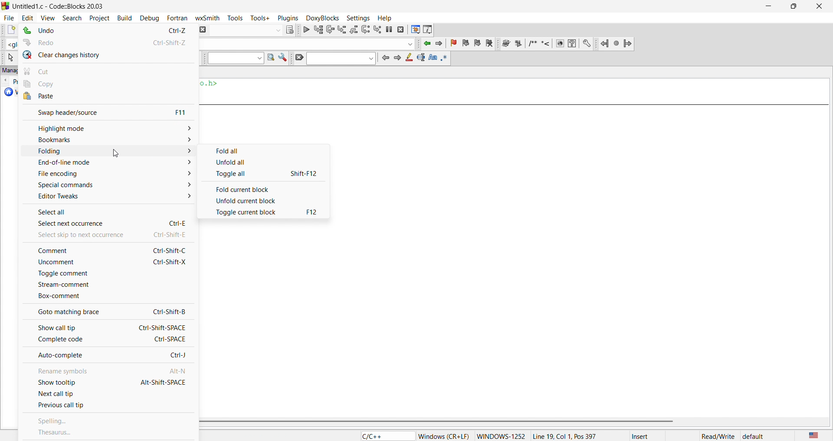 The image size is (833, 441). Describe the element at coordinates (629, 42) in the screenshot. I see `jump forward` at that location.